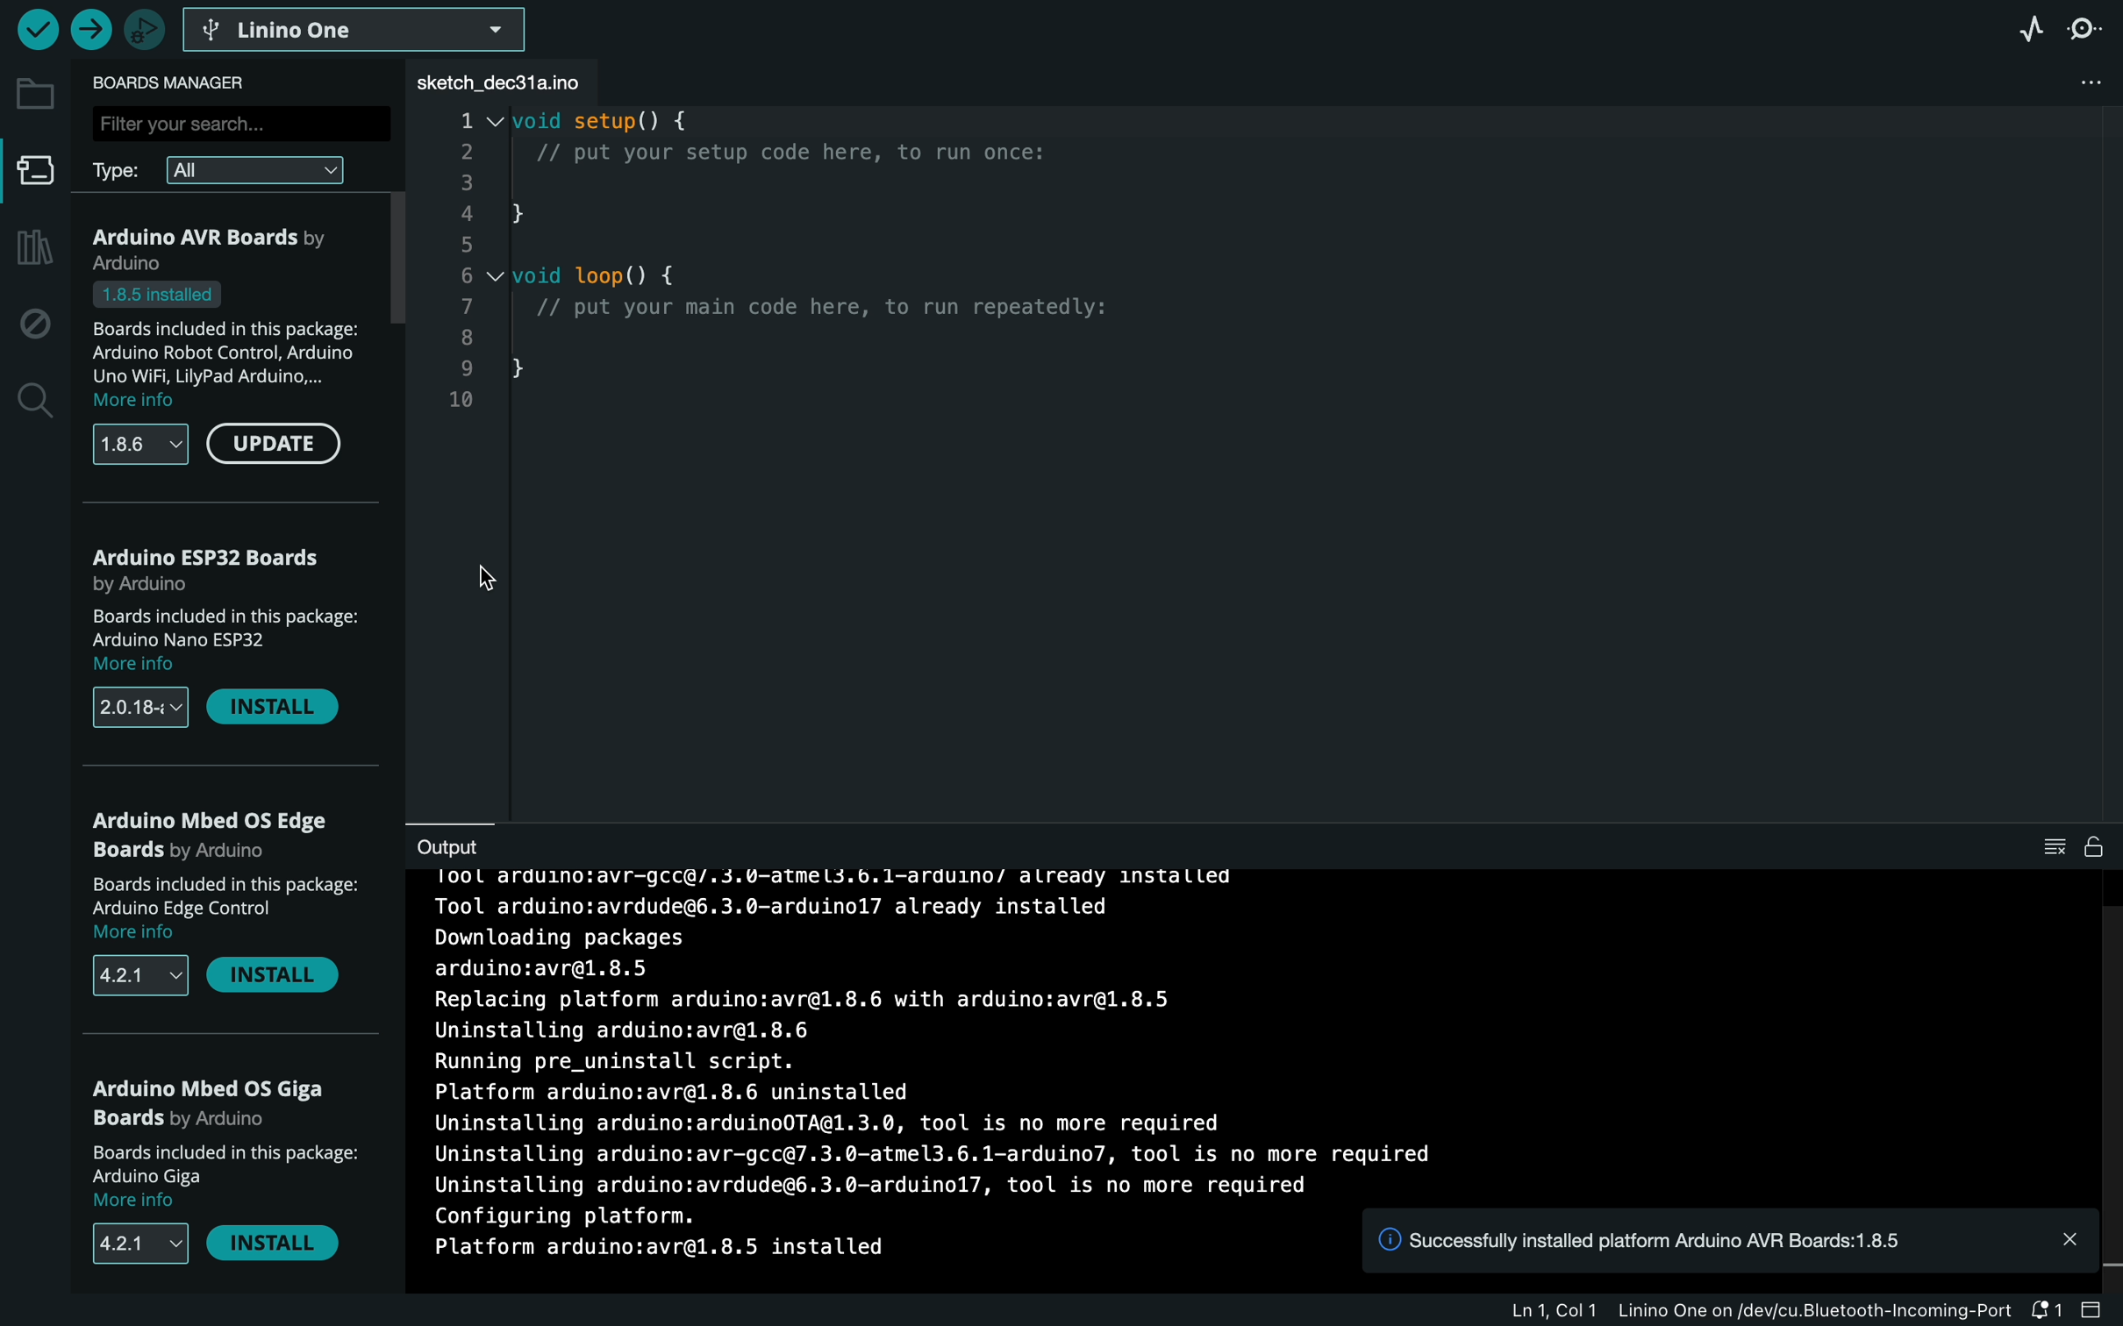  I want to click on versions, so click(141, 709).